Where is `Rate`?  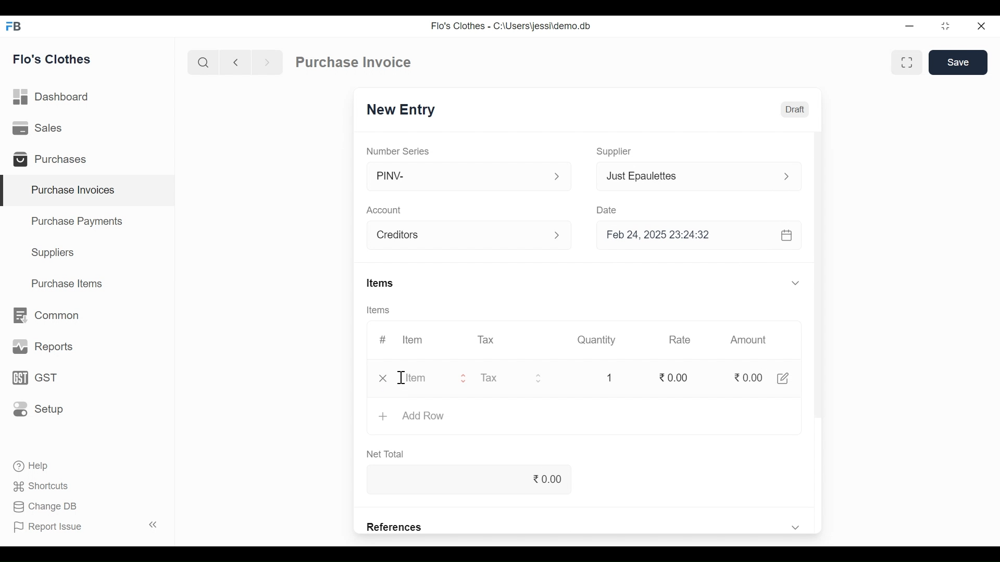
Rate is located at coordinates (679, 340).